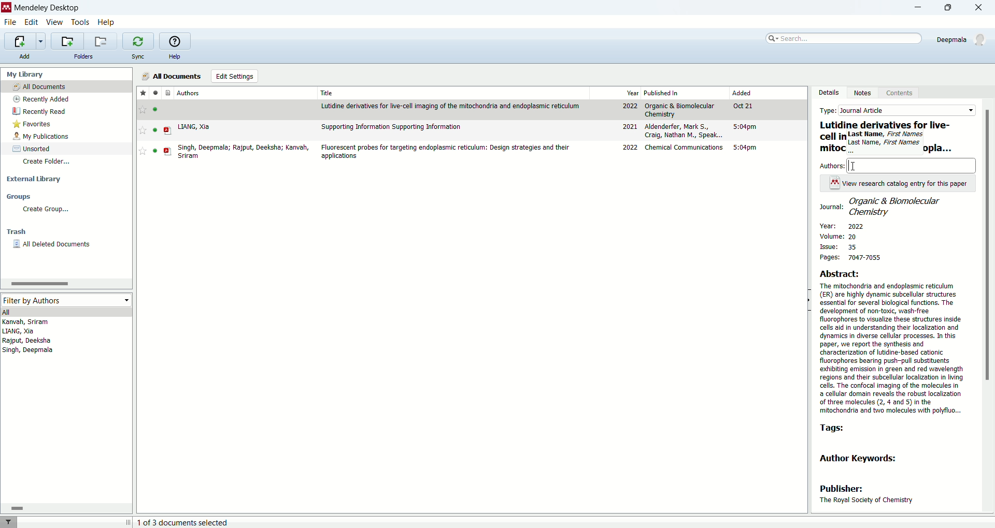 This screenshot has width=995, height=528. I want to click on my publications, so click(40, 137).